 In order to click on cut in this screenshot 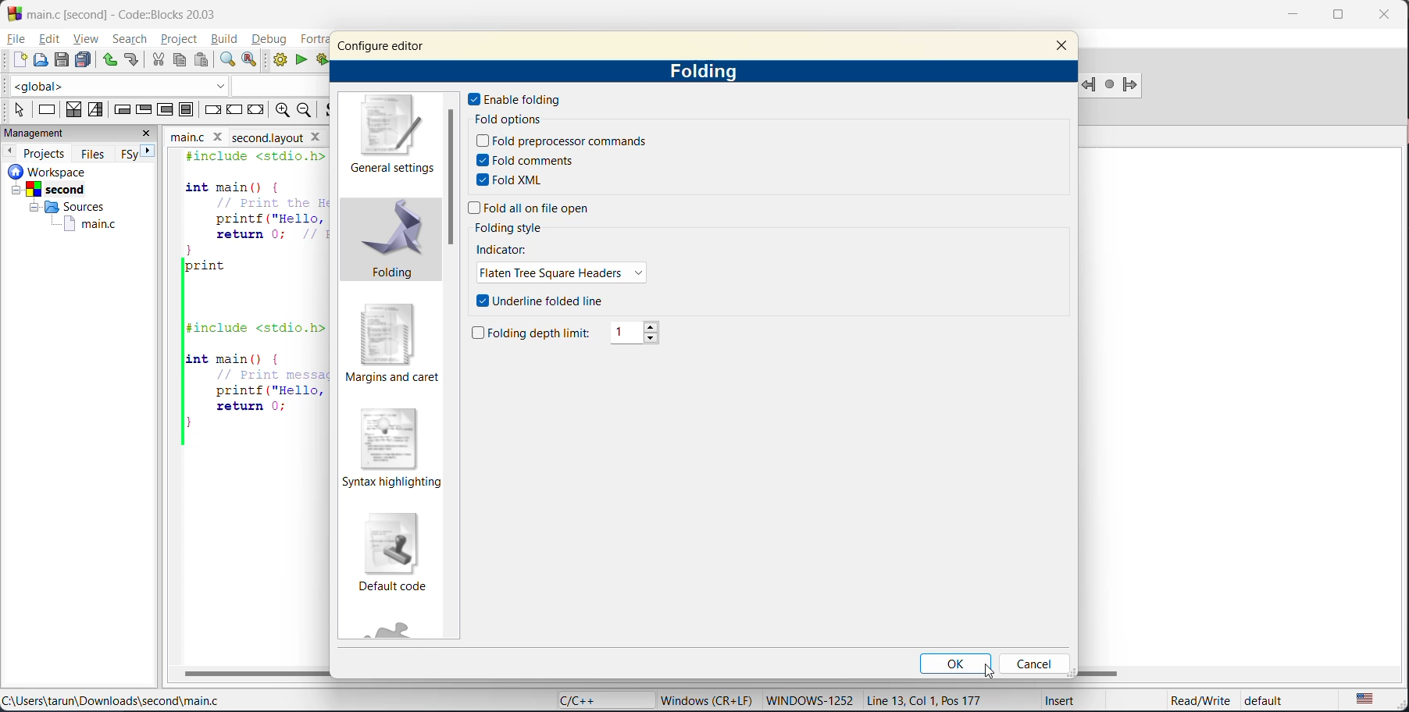, I will do `click(157, 60)`.